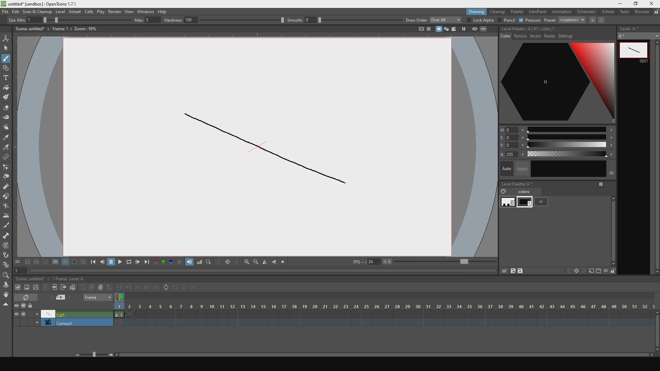 This screenshot has width=660, height=371. What do you see at coordinates (74, 314) in the screenshot?
I see `Col1` at bounding box center [74, 314].